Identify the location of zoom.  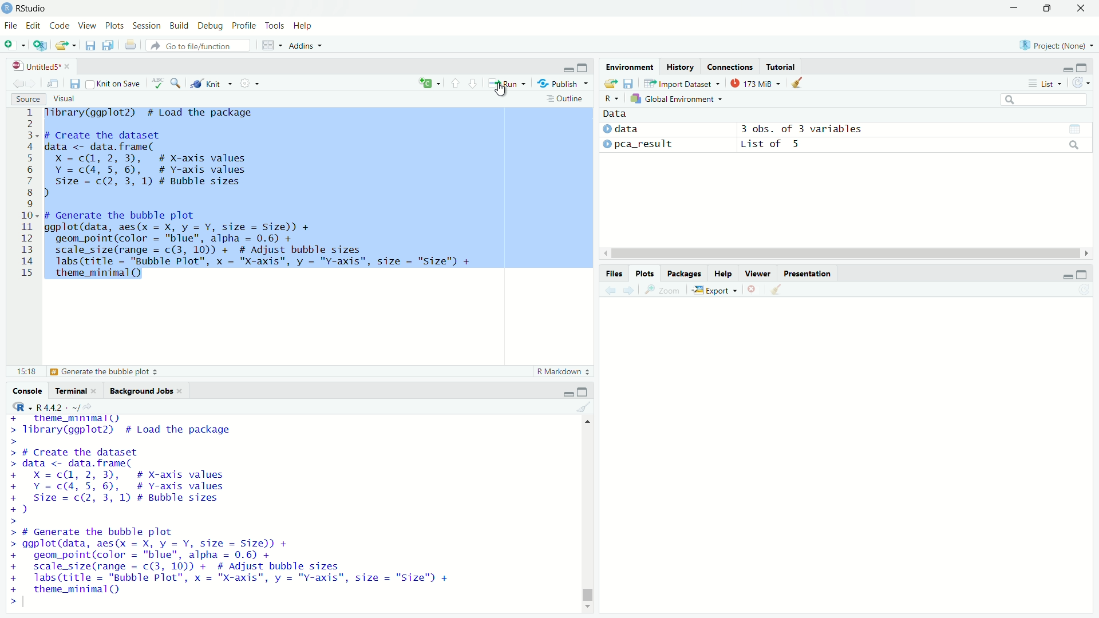
(663, 291).